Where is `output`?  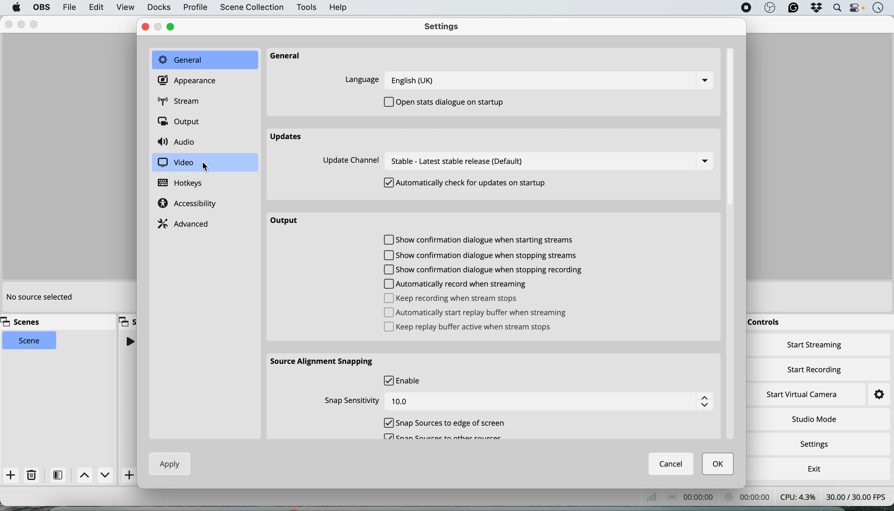
output is located at coordinates (181, 122).